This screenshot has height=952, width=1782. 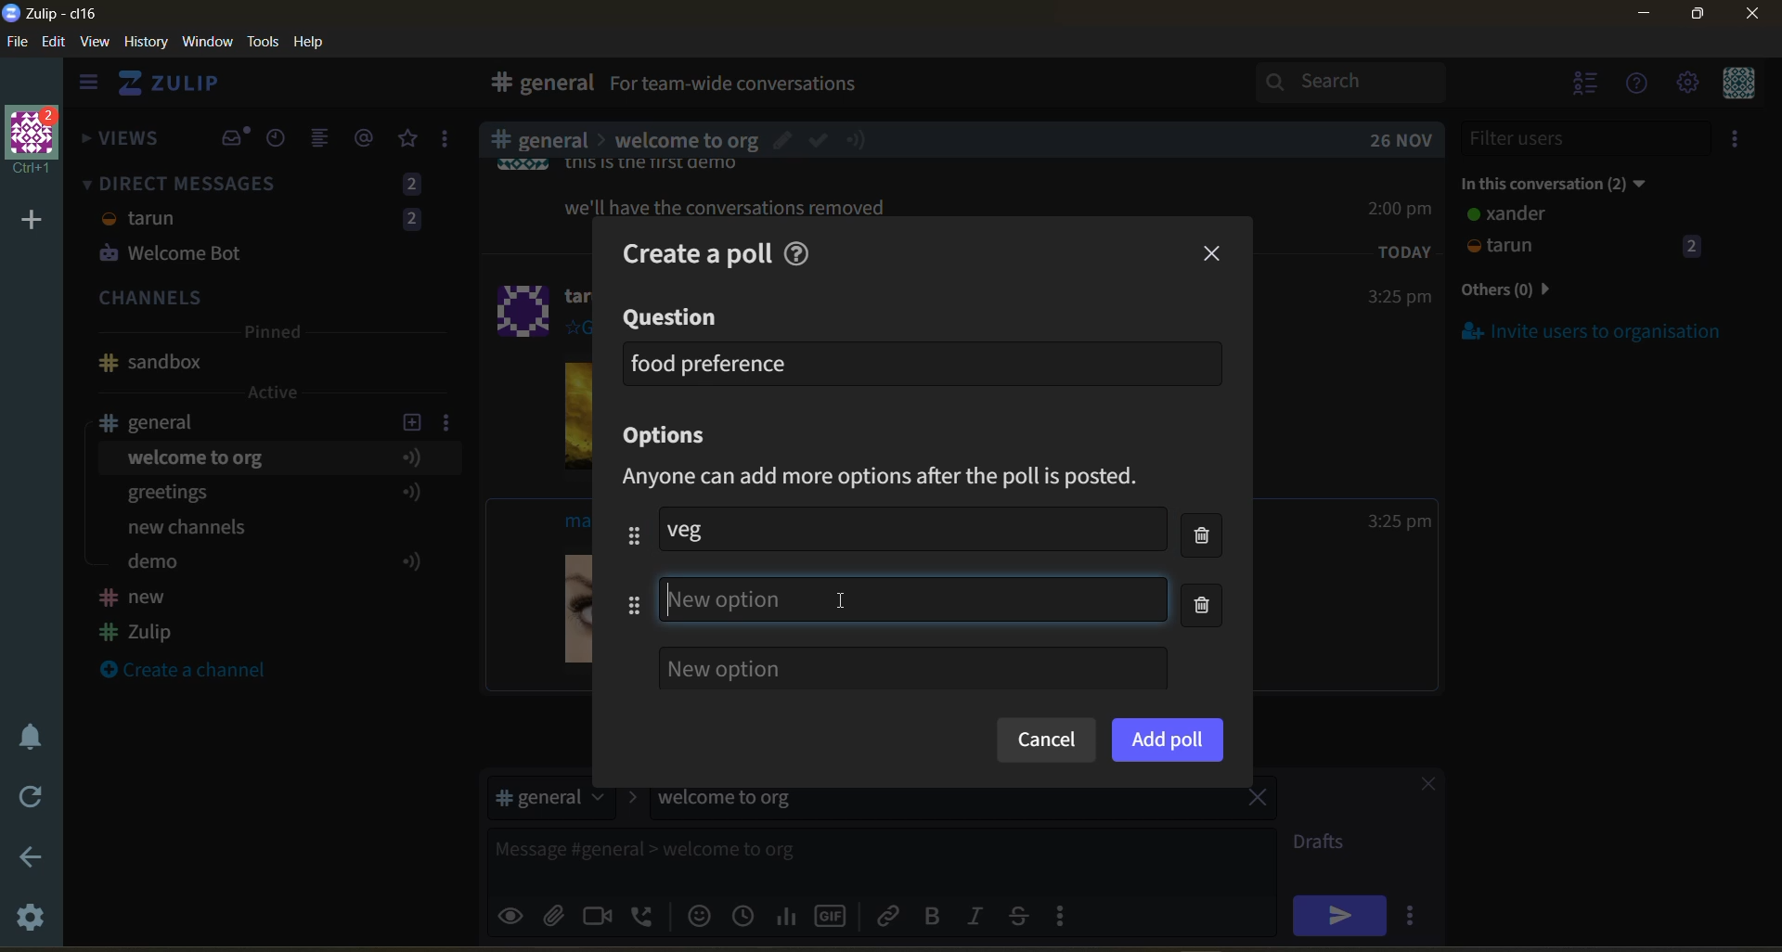 What do you see at coordinates (409, 139) in the screenshot?
I see `favorites` at bounding box center [409, 139].